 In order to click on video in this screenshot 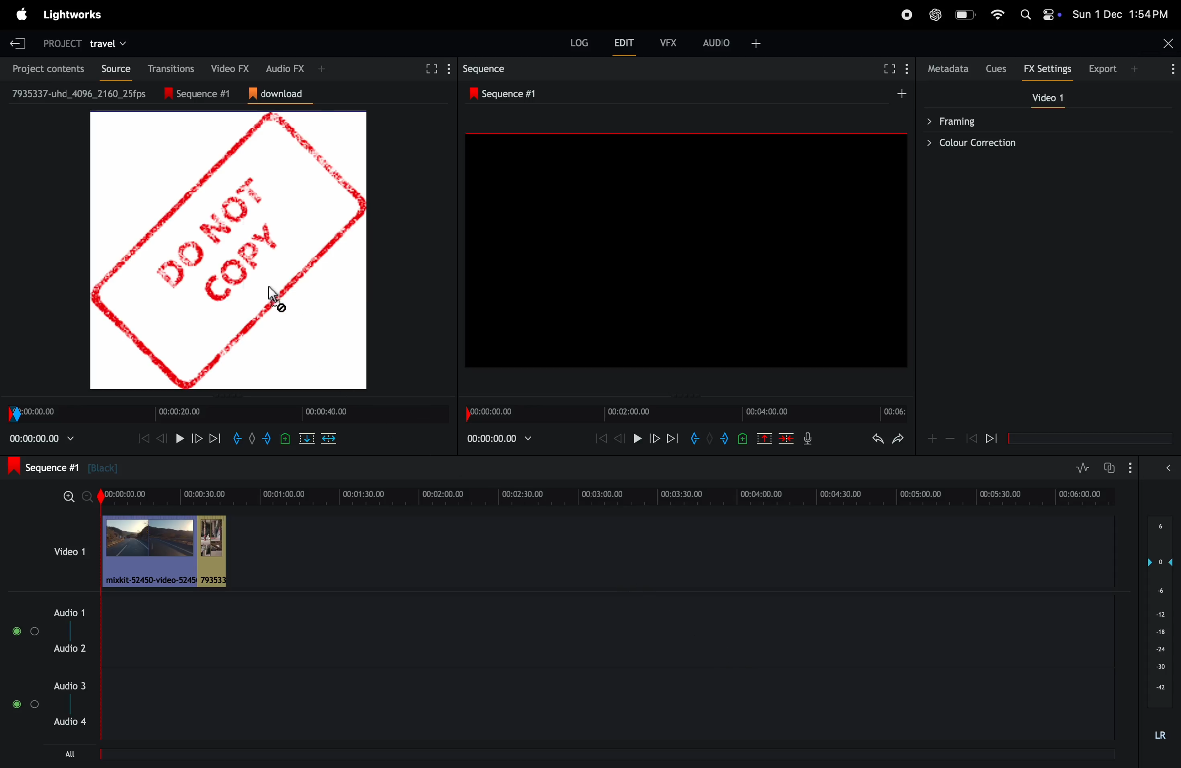, I will do `click(1048, 97)`.